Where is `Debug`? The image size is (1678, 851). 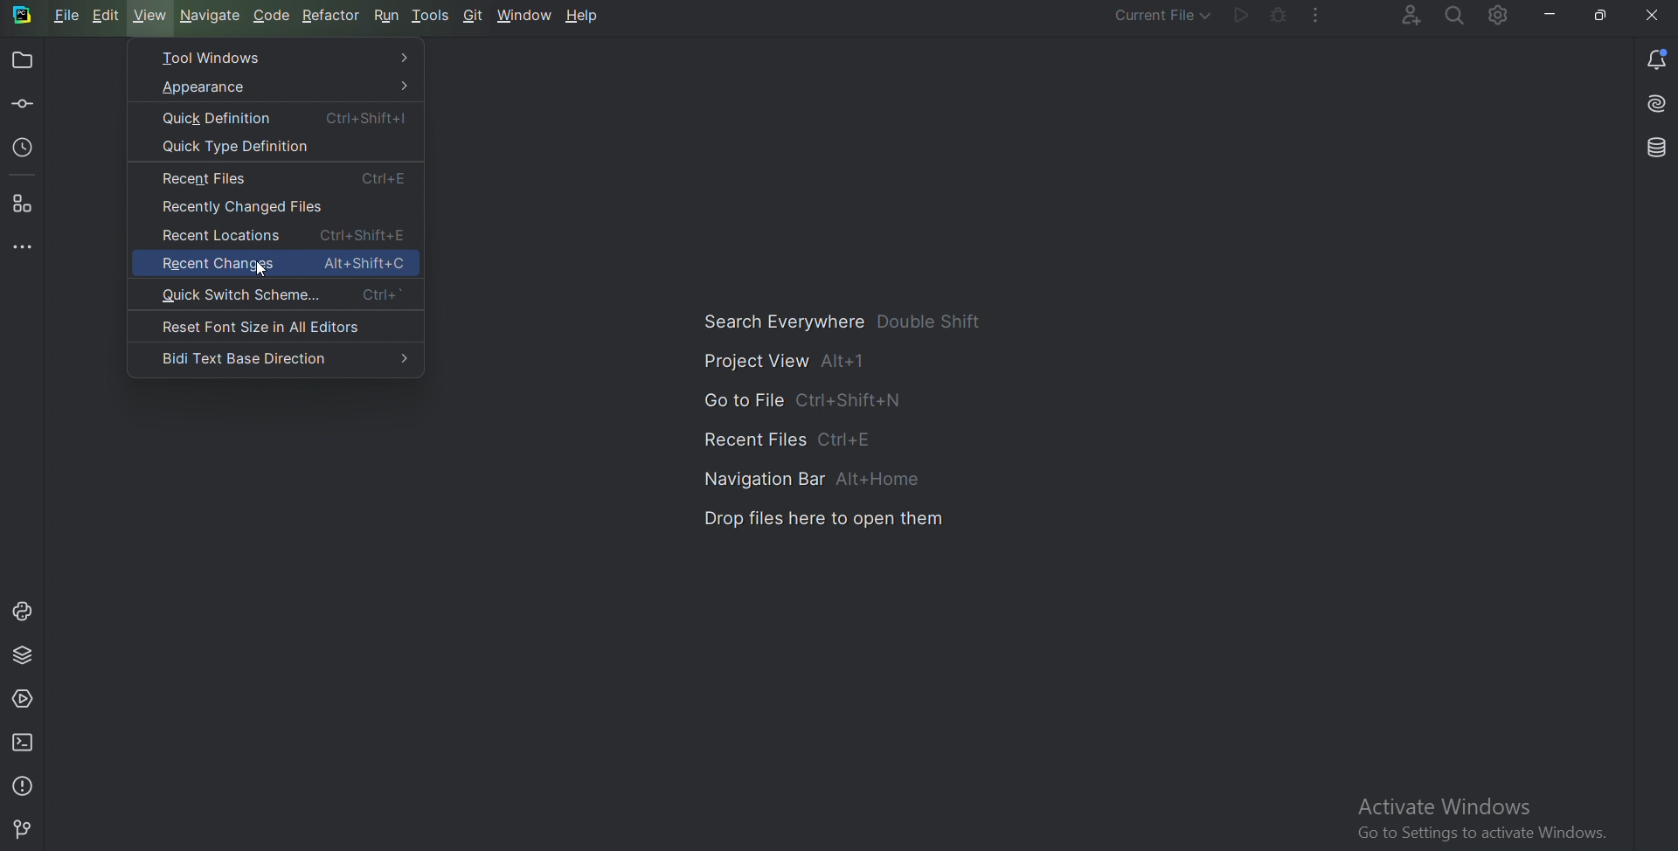 Debug is located at coordinates (1280, 15).